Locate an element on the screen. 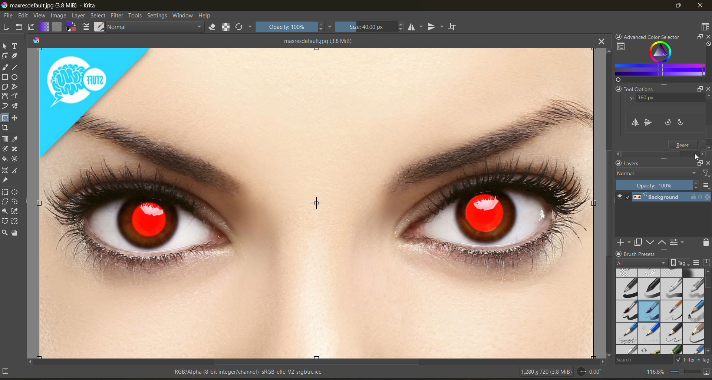  horizontal mirror tool is located at coordinates (416, 27).